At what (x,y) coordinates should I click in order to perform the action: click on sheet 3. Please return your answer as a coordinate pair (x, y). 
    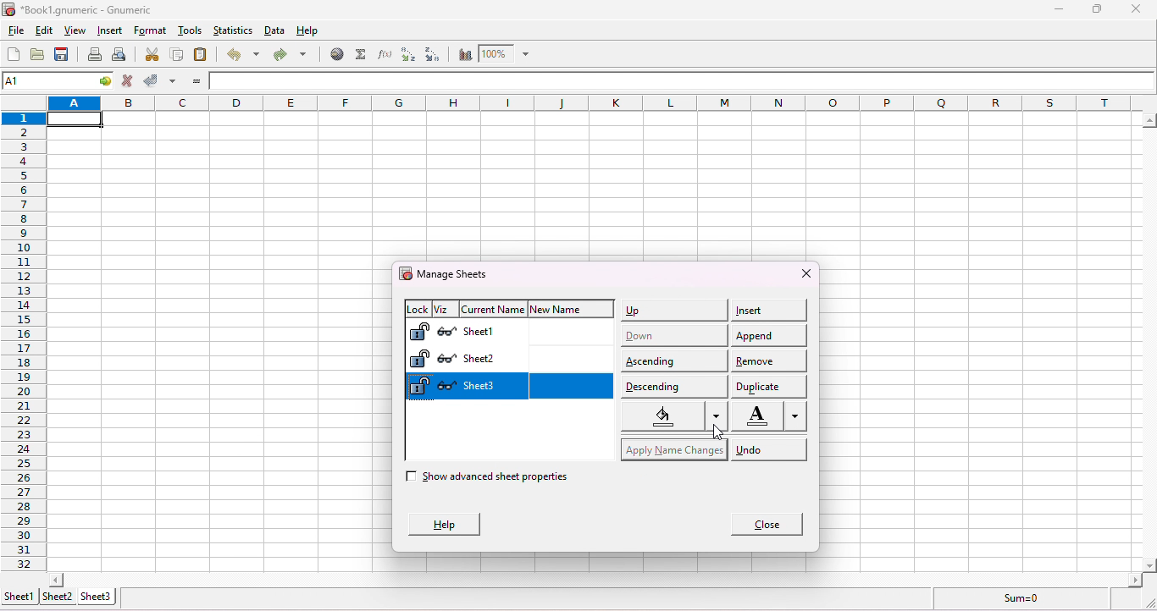
    Looking at the image, I should click on (99, 597).